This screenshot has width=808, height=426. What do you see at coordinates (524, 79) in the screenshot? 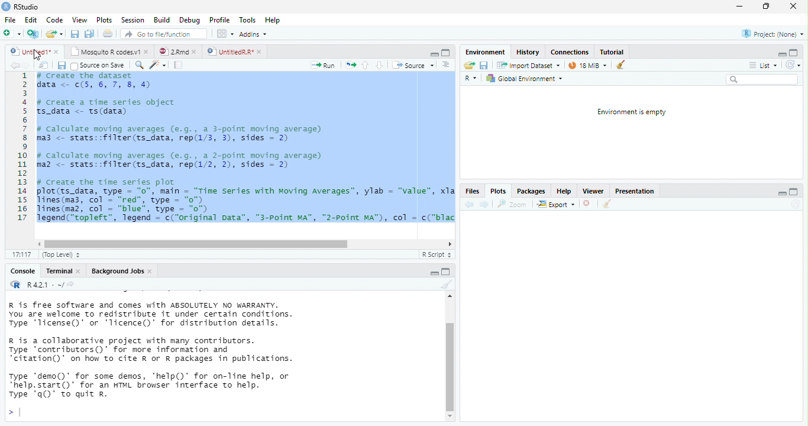
I see `Global Environment` at bounding box center [524, 79].